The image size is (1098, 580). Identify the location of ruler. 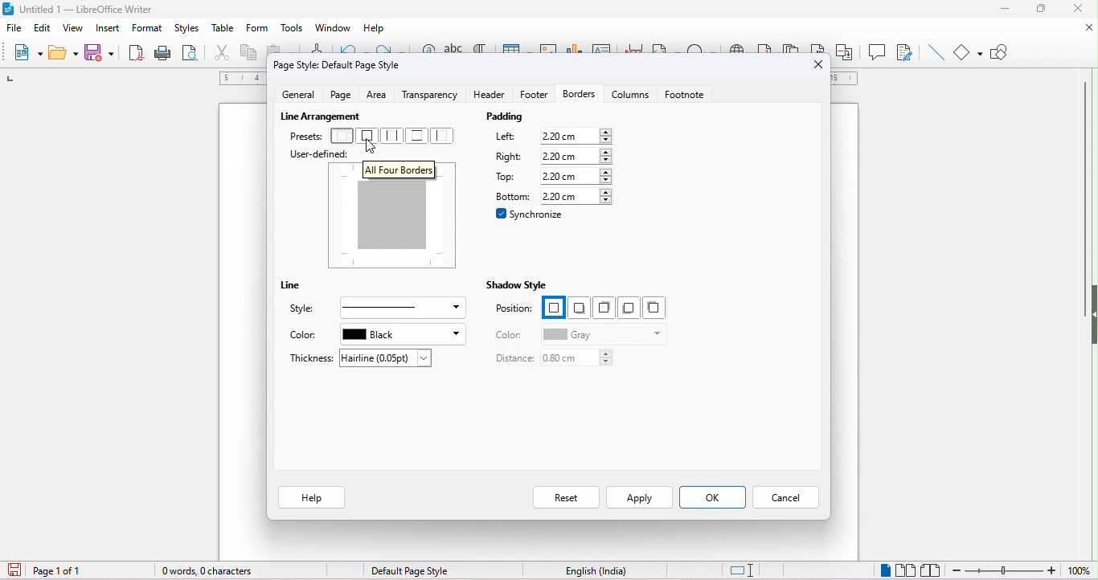
(240, 78).